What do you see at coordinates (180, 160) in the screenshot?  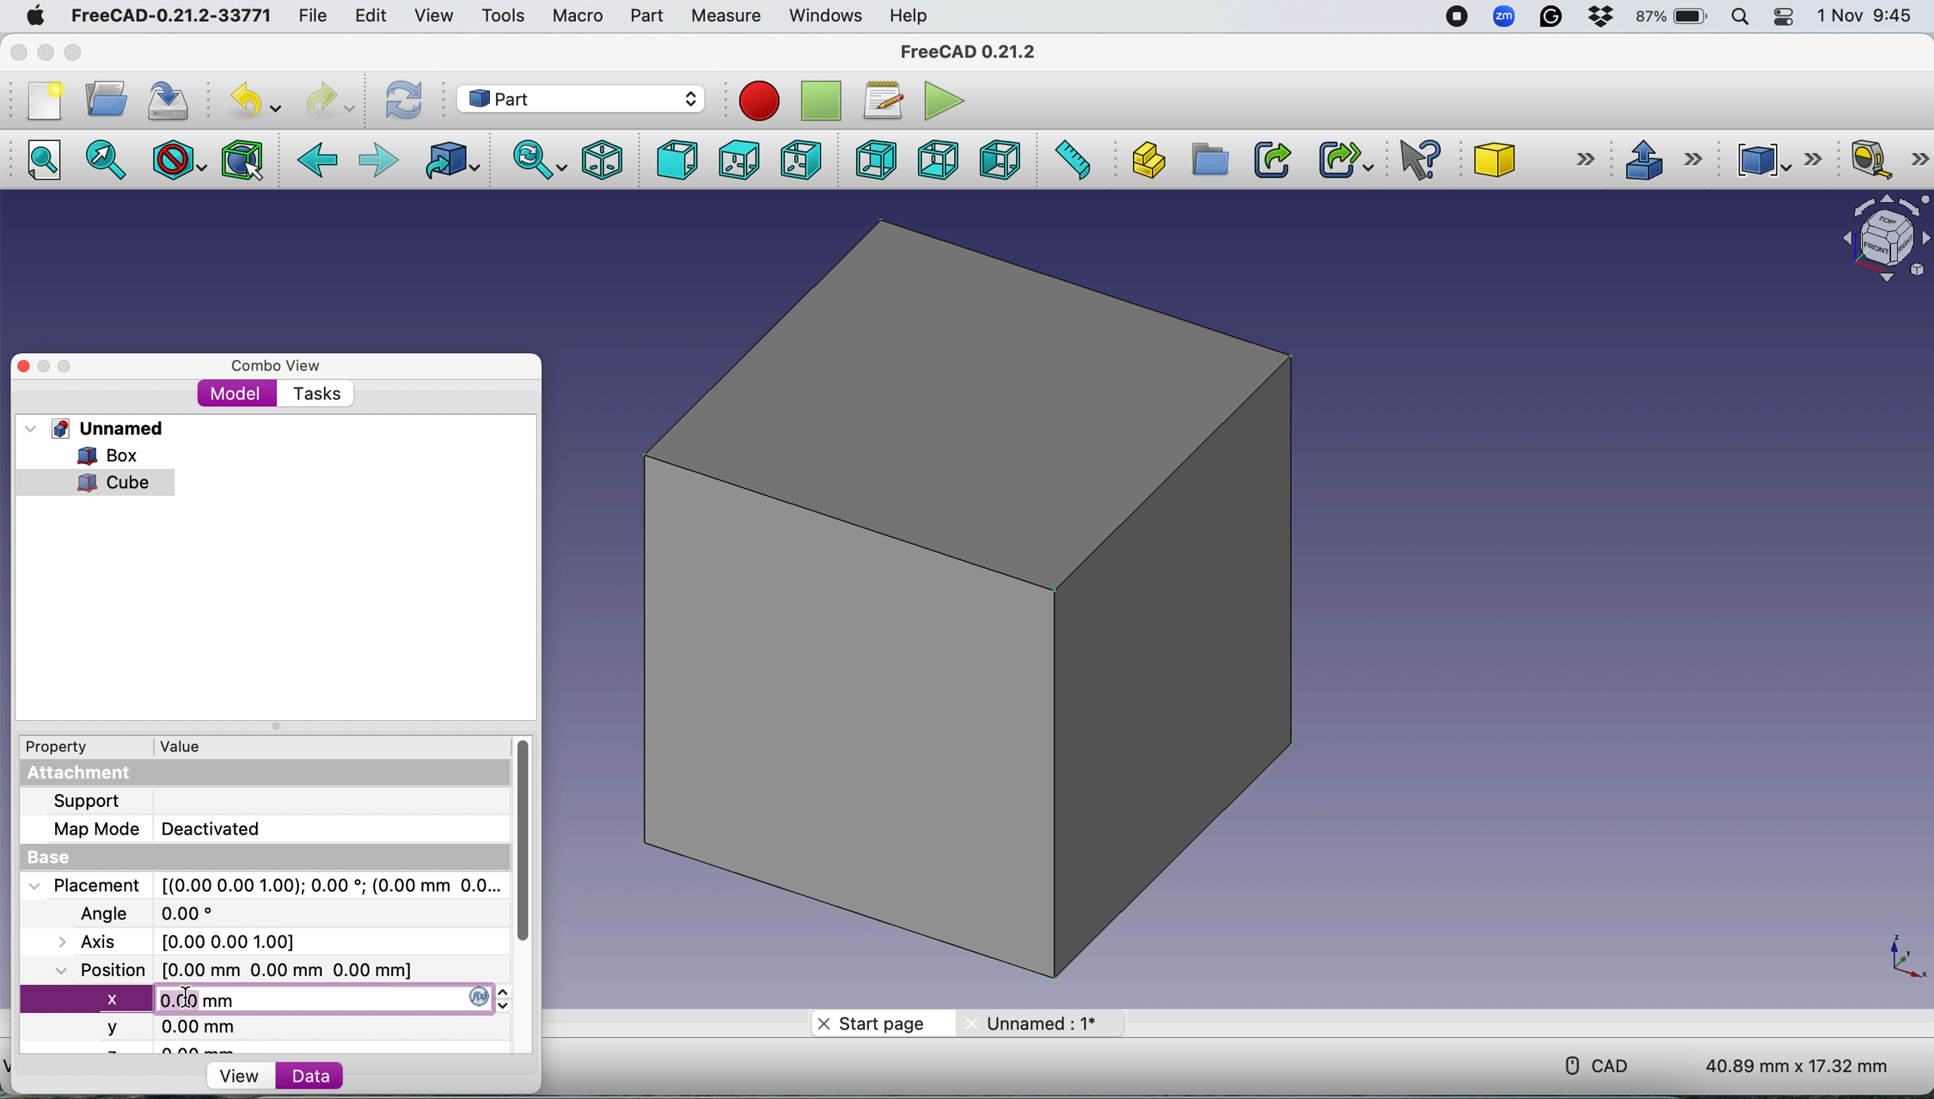 I see `Draw style` at bounding box center [180, 160].